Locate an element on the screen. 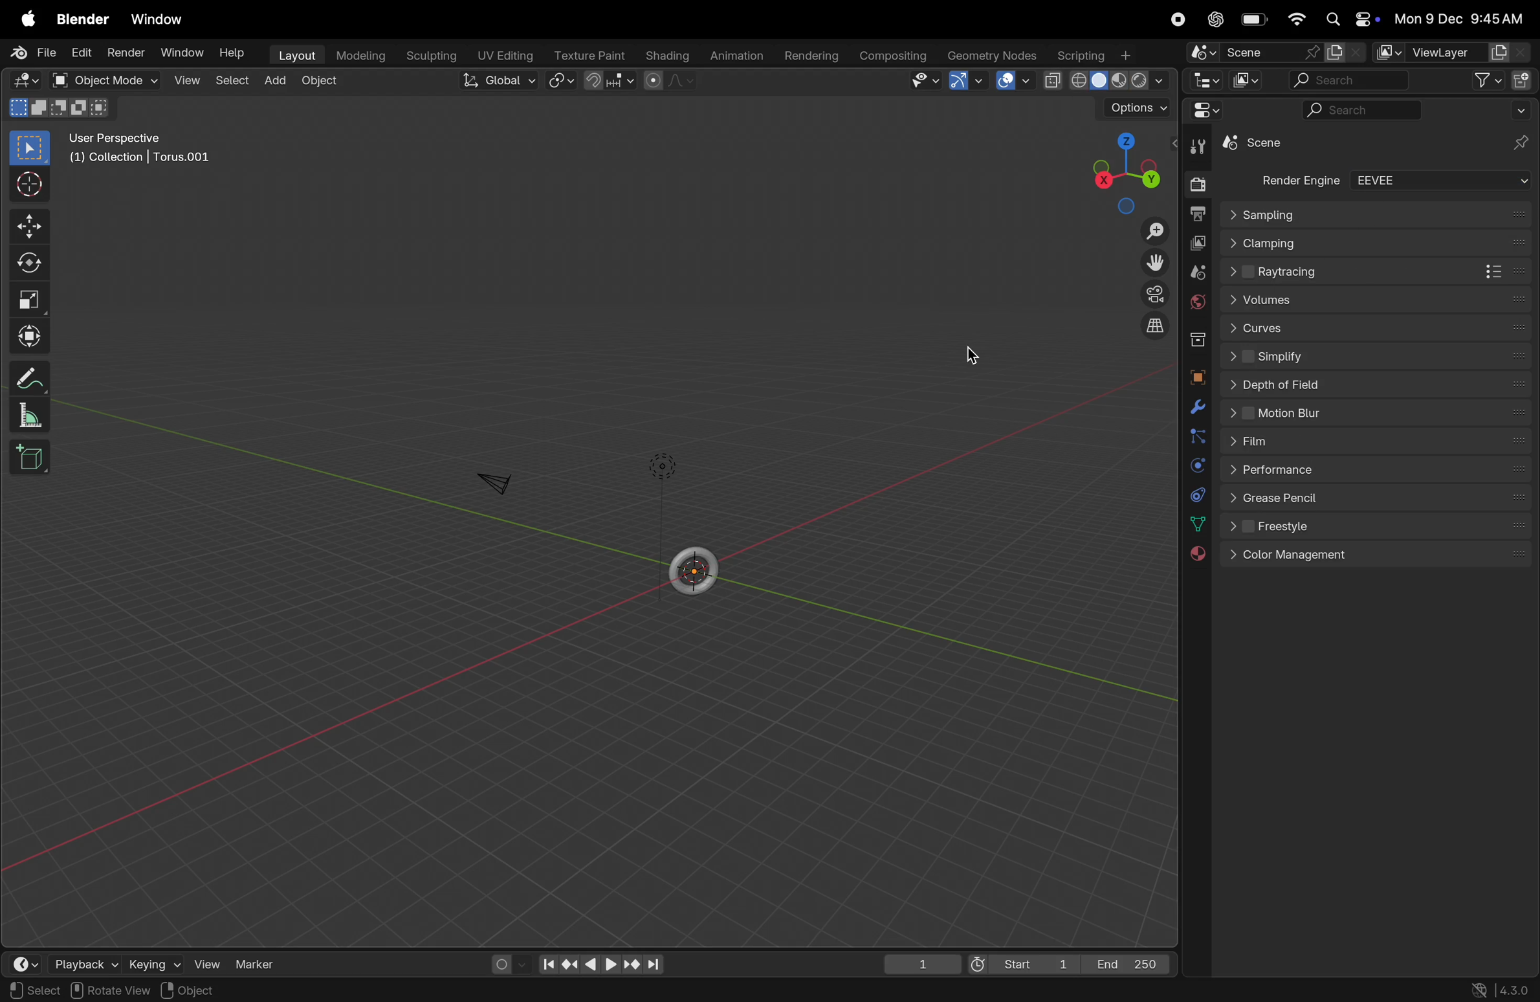 The height and width of the screenshot is (1002, 1540). scale is located at coordinates (31, 417).